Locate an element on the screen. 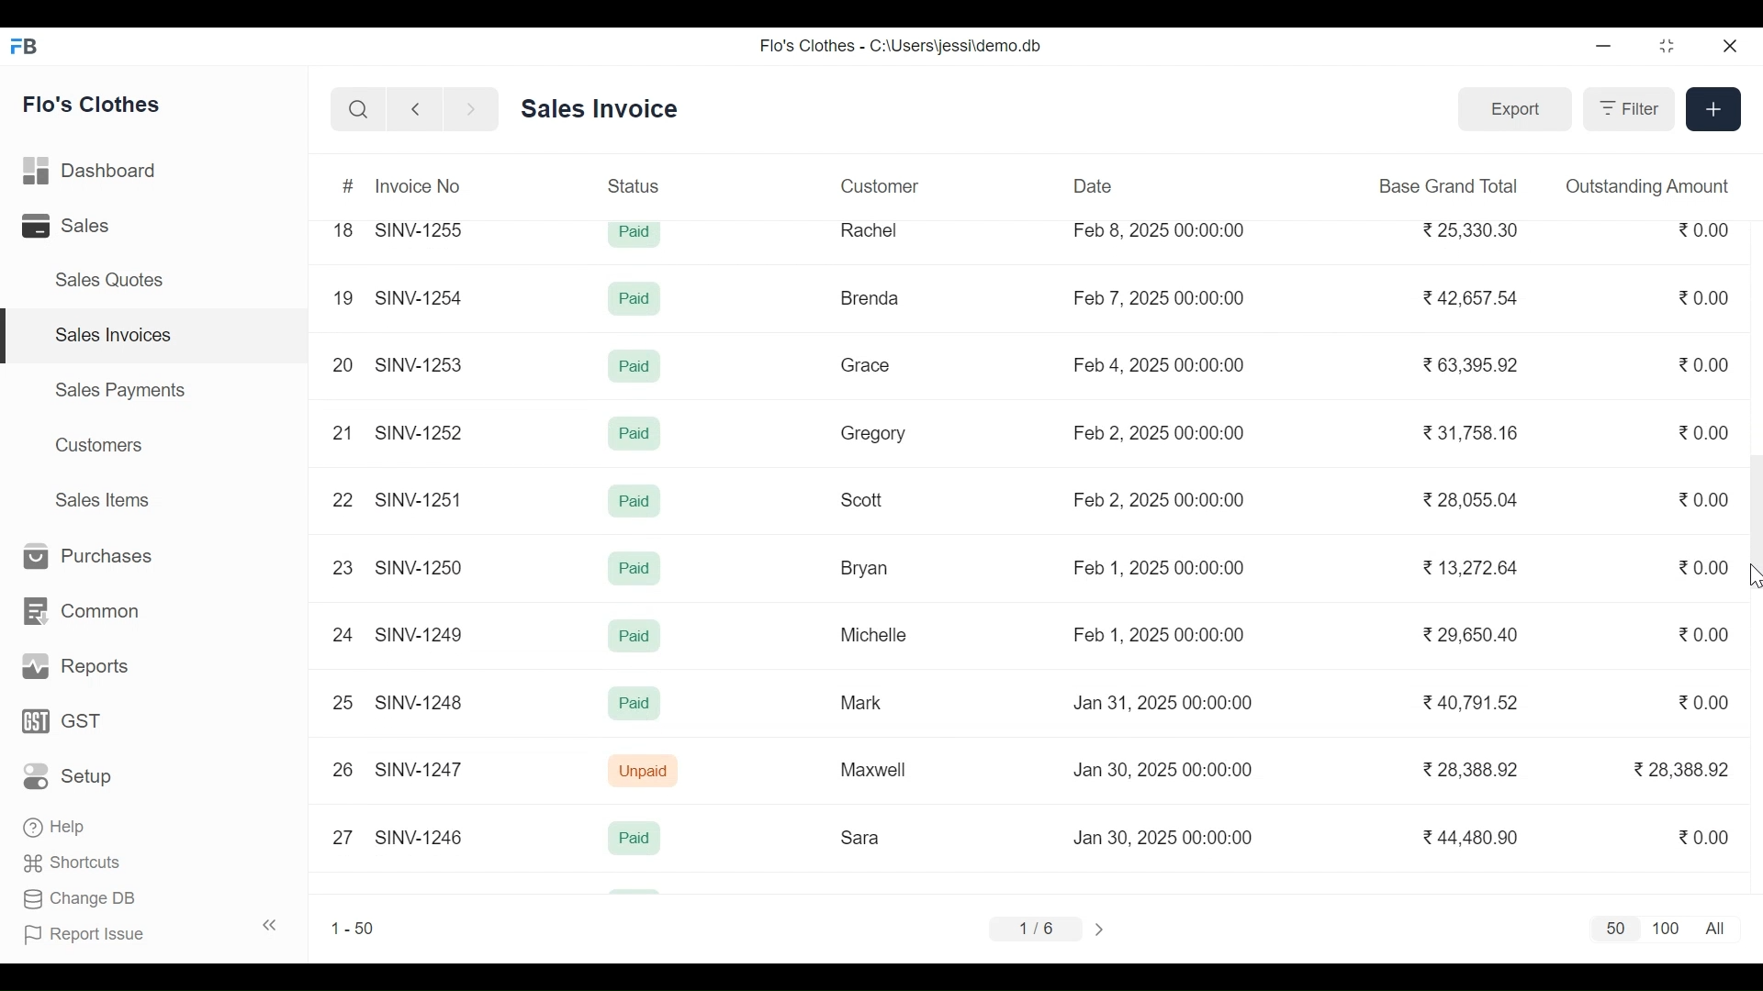 The width and height of the screenshot is (1763, 991). 0.00 is located at coordinates (1706, 364).